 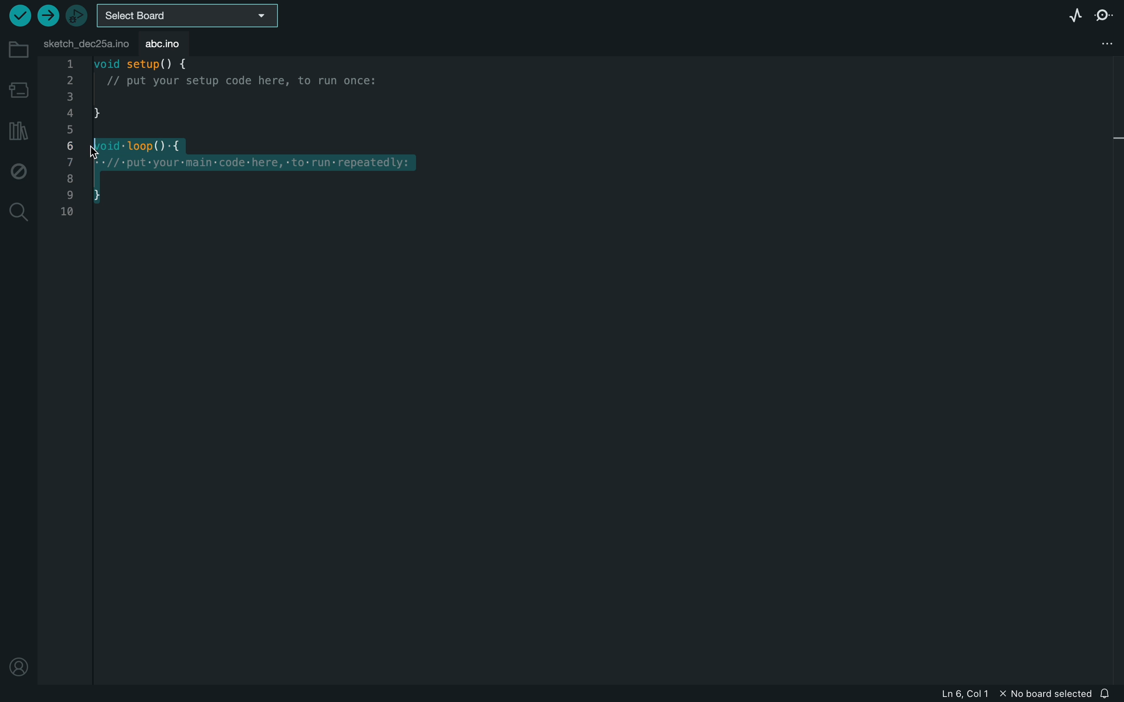 I want to click on cursor, so click(x=111, y=147).